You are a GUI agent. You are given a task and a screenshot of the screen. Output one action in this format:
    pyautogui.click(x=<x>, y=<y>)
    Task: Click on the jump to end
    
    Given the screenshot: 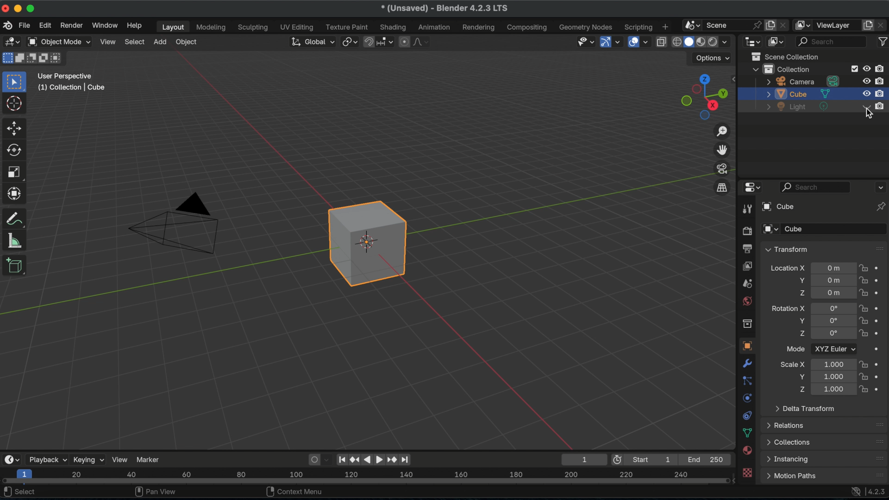 What is the action you would take?
    pyautogui.click(x=404, y=460)
    